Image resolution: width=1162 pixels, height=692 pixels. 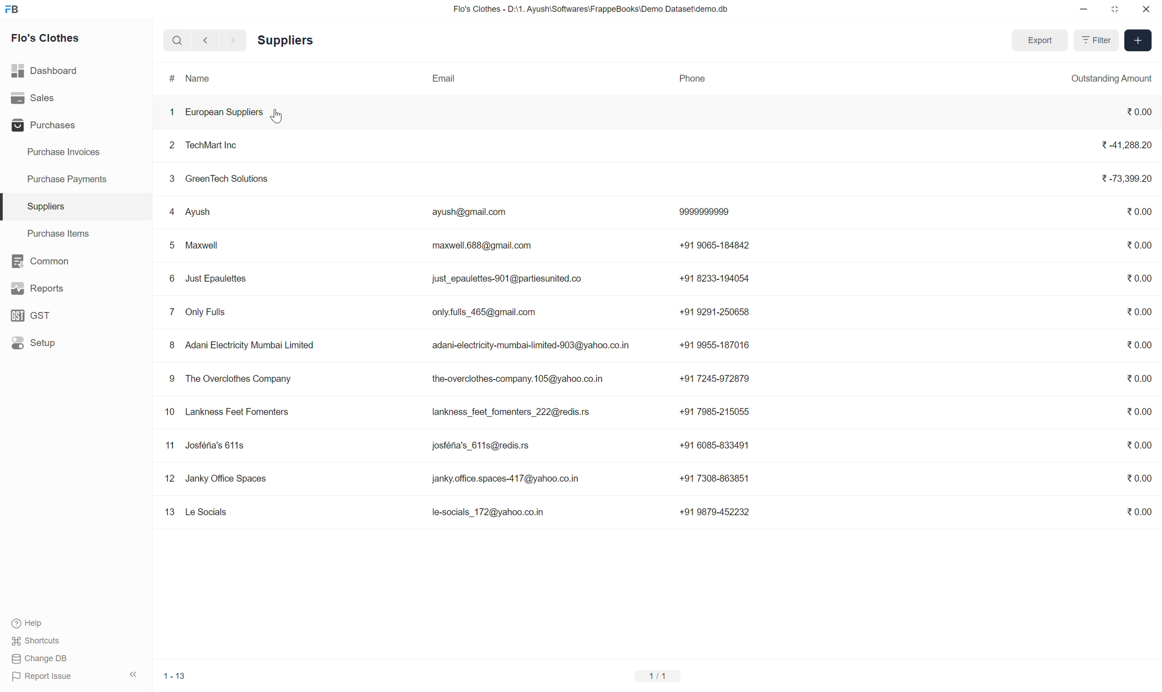 I want to click on Name, so click(x=199, y=78).